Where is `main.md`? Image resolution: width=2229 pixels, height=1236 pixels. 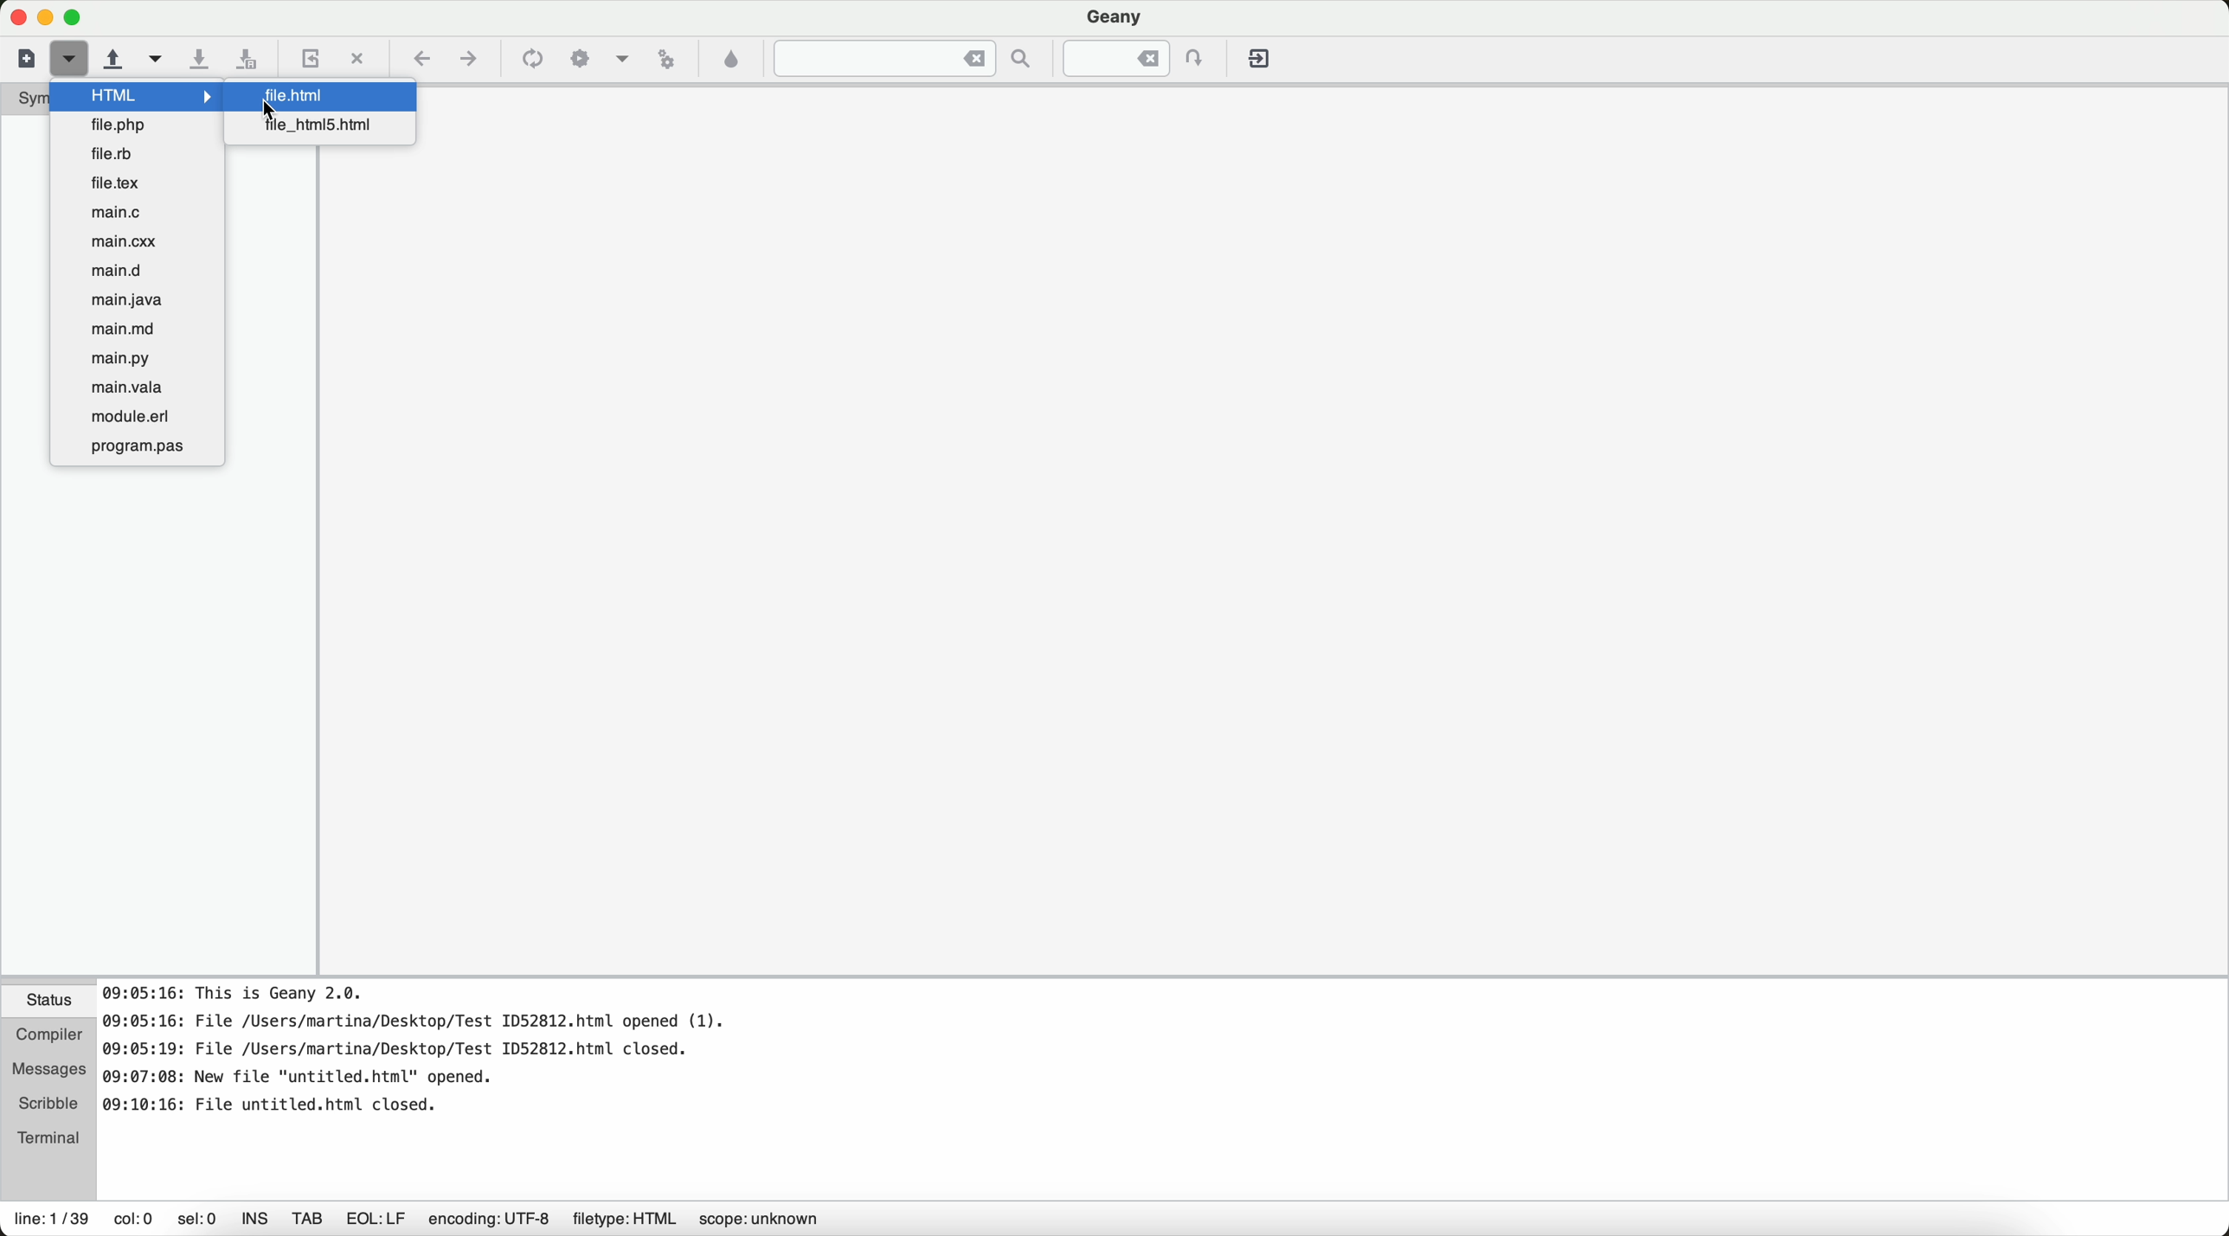
main.md is located at coordinates (136, 326).